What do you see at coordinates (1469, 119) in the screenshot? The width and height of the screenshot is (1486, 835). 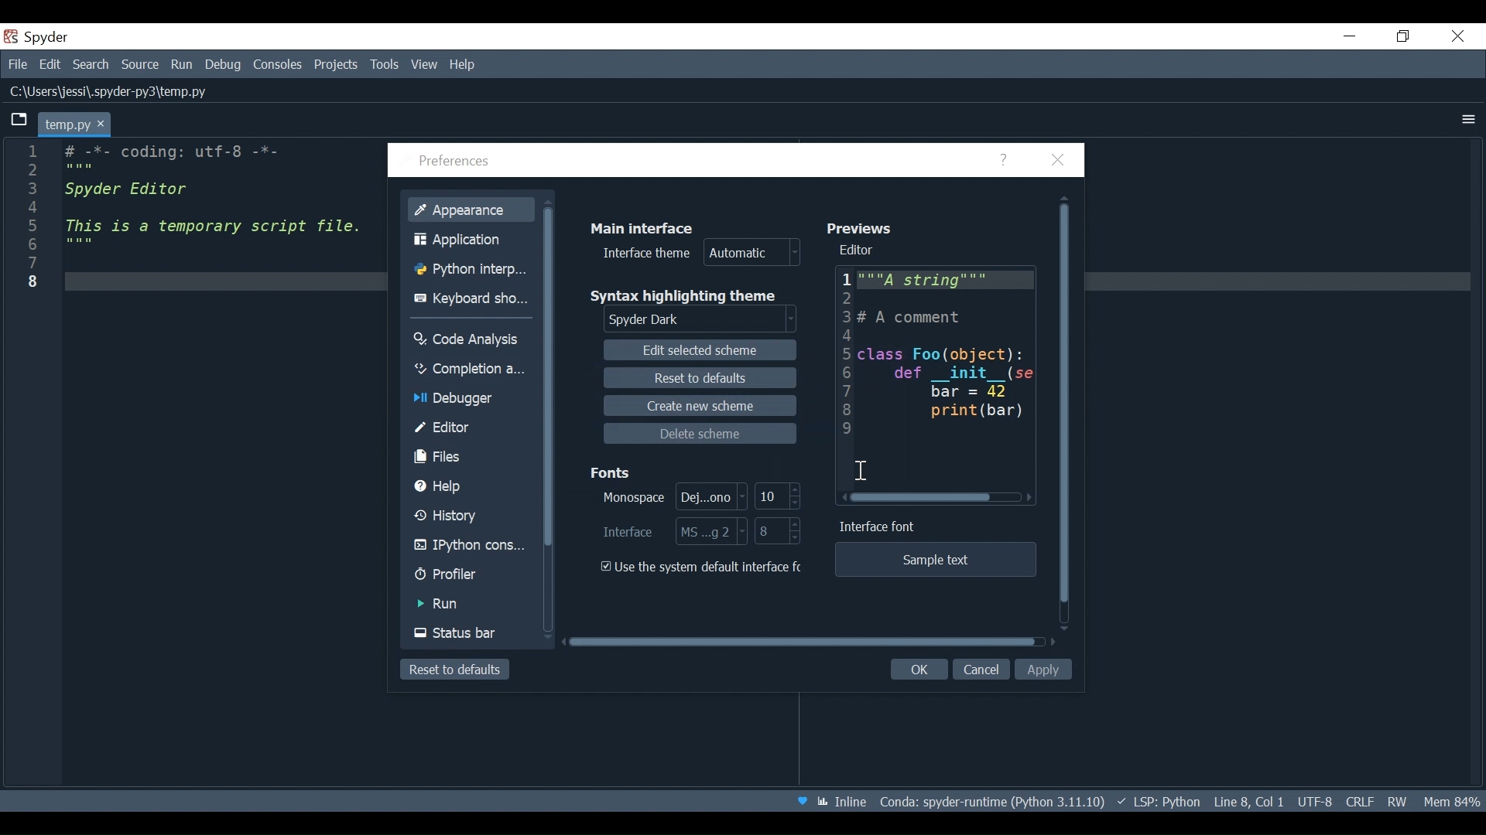 I see `More Options` at bounding box center [1469, 119].